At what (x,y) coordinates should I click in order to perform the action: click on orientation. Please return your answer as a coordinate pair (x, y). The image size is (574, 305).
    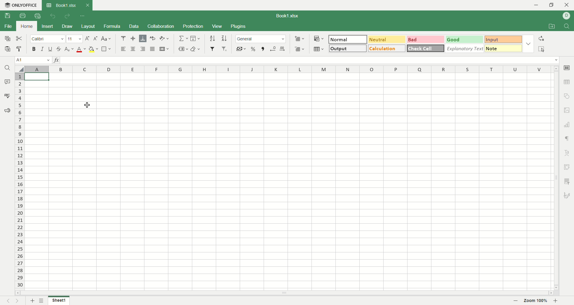
    Looking at the image, I should click on (164, 39).